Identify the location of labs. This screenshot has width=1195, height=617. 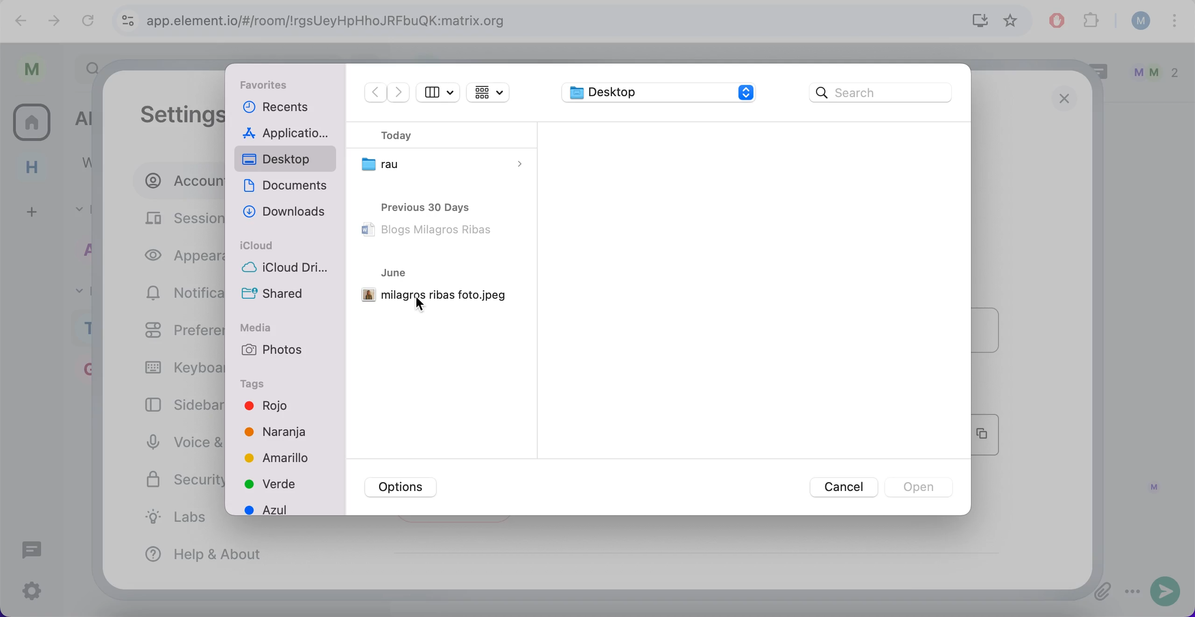
(176, 518).